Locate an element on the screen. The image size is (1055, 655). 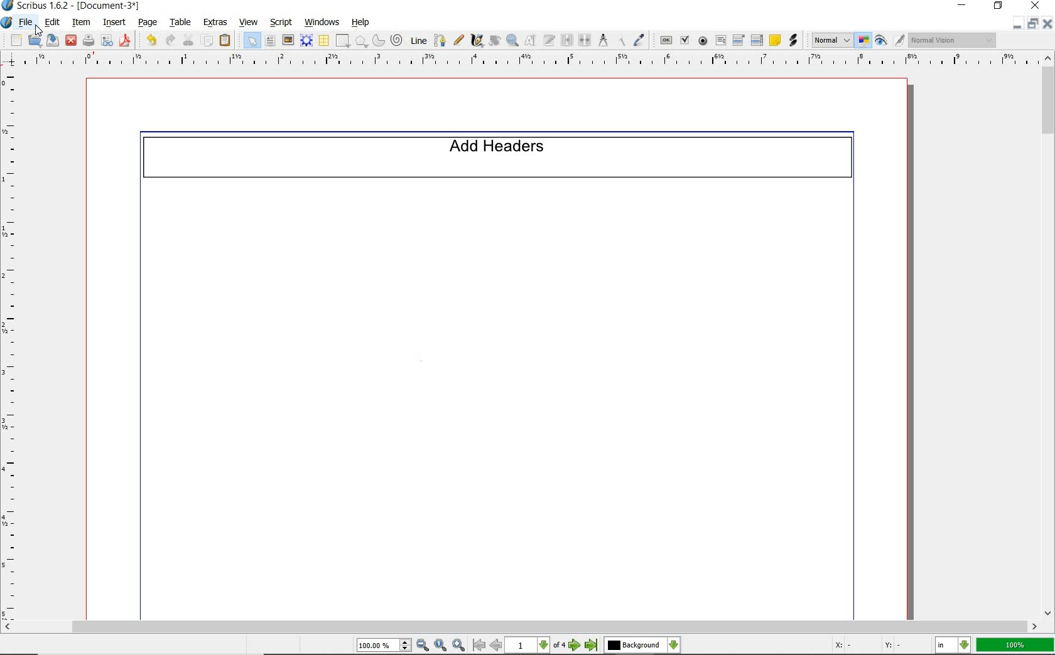
go to previous page is located at coordinates (497, 646).